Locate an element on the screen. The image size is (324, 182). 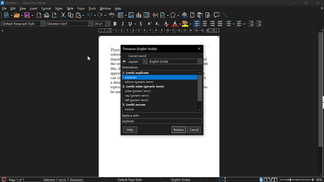
table is located at coordinates (70, 9).